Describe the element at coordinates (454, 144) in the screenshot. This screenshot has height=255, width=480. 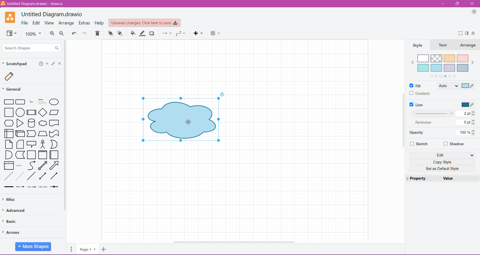
I see `Shadow ` at that location.